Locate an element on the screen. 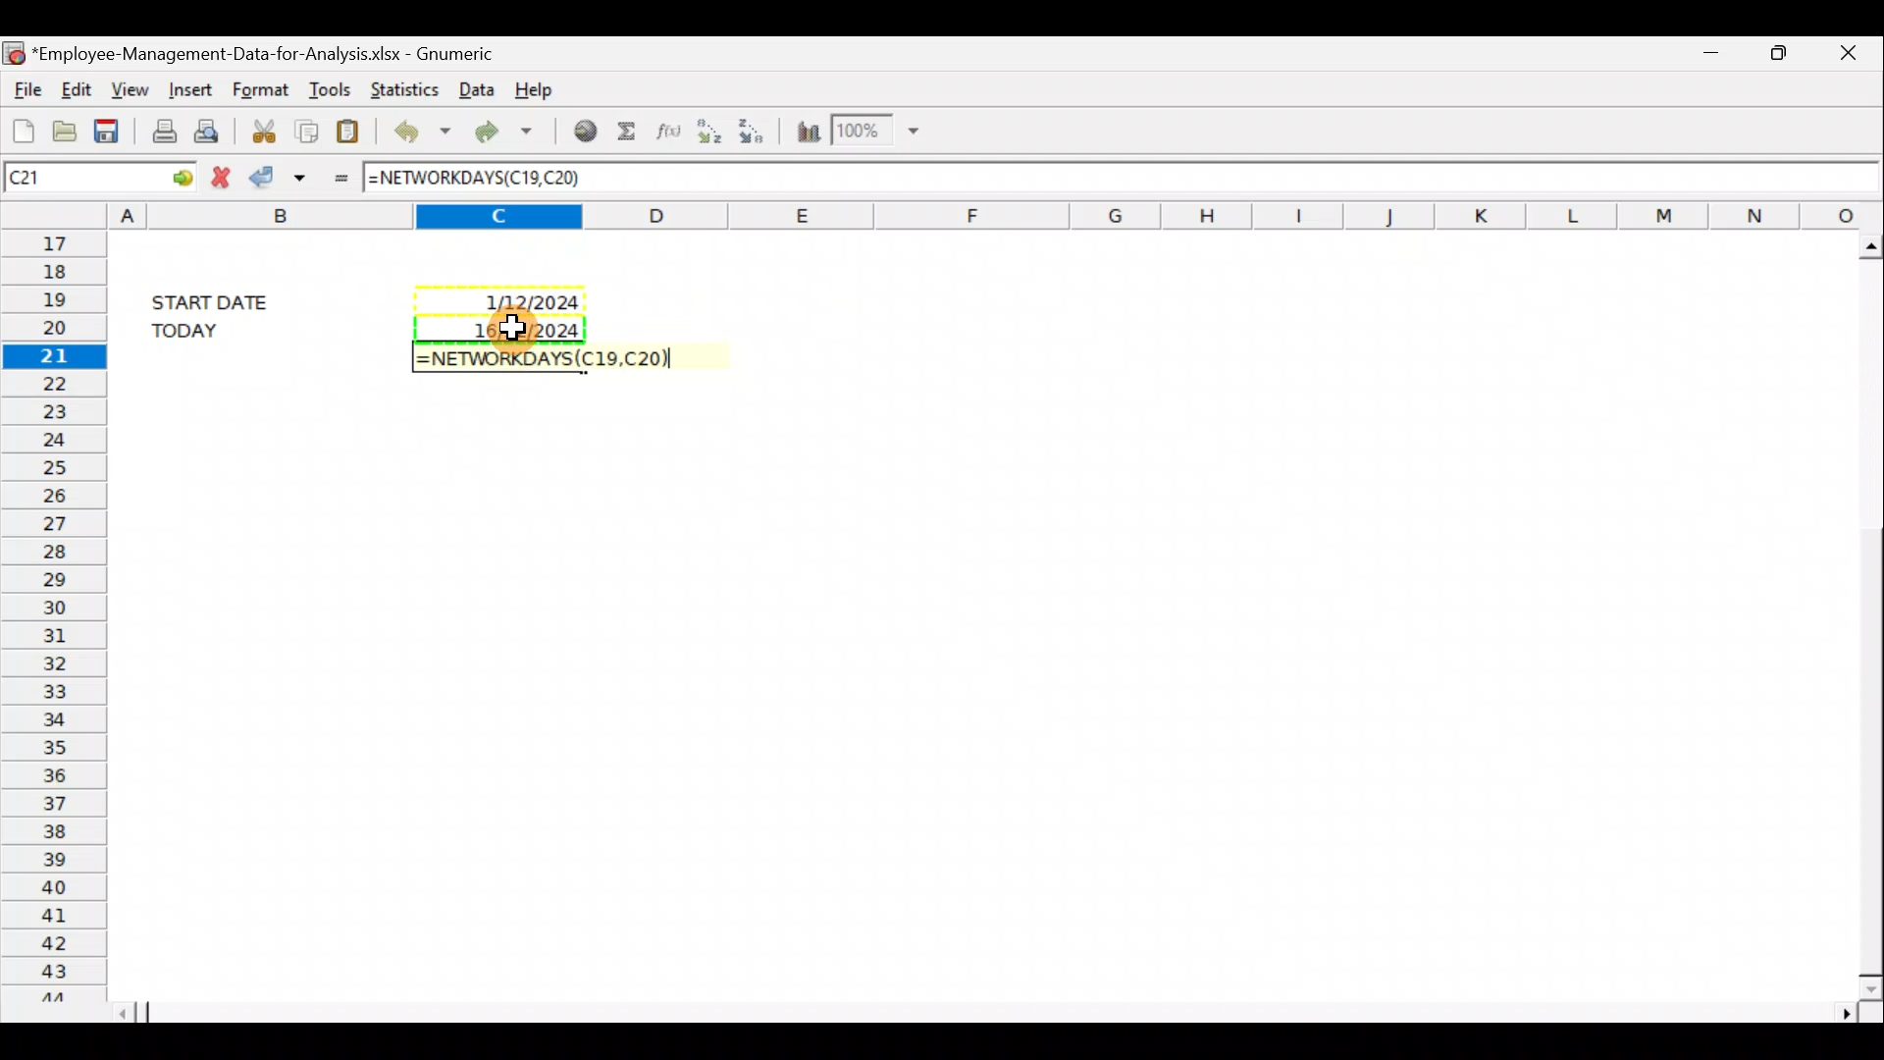 The height and width of the screenshot is (1060, 1884). Print current file is located at coordinates (160, 130).